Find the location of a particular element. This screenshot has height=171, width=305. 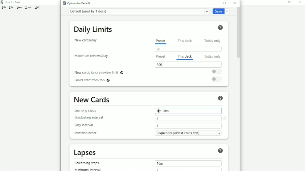

Today only is located at coordinates (212, 56).